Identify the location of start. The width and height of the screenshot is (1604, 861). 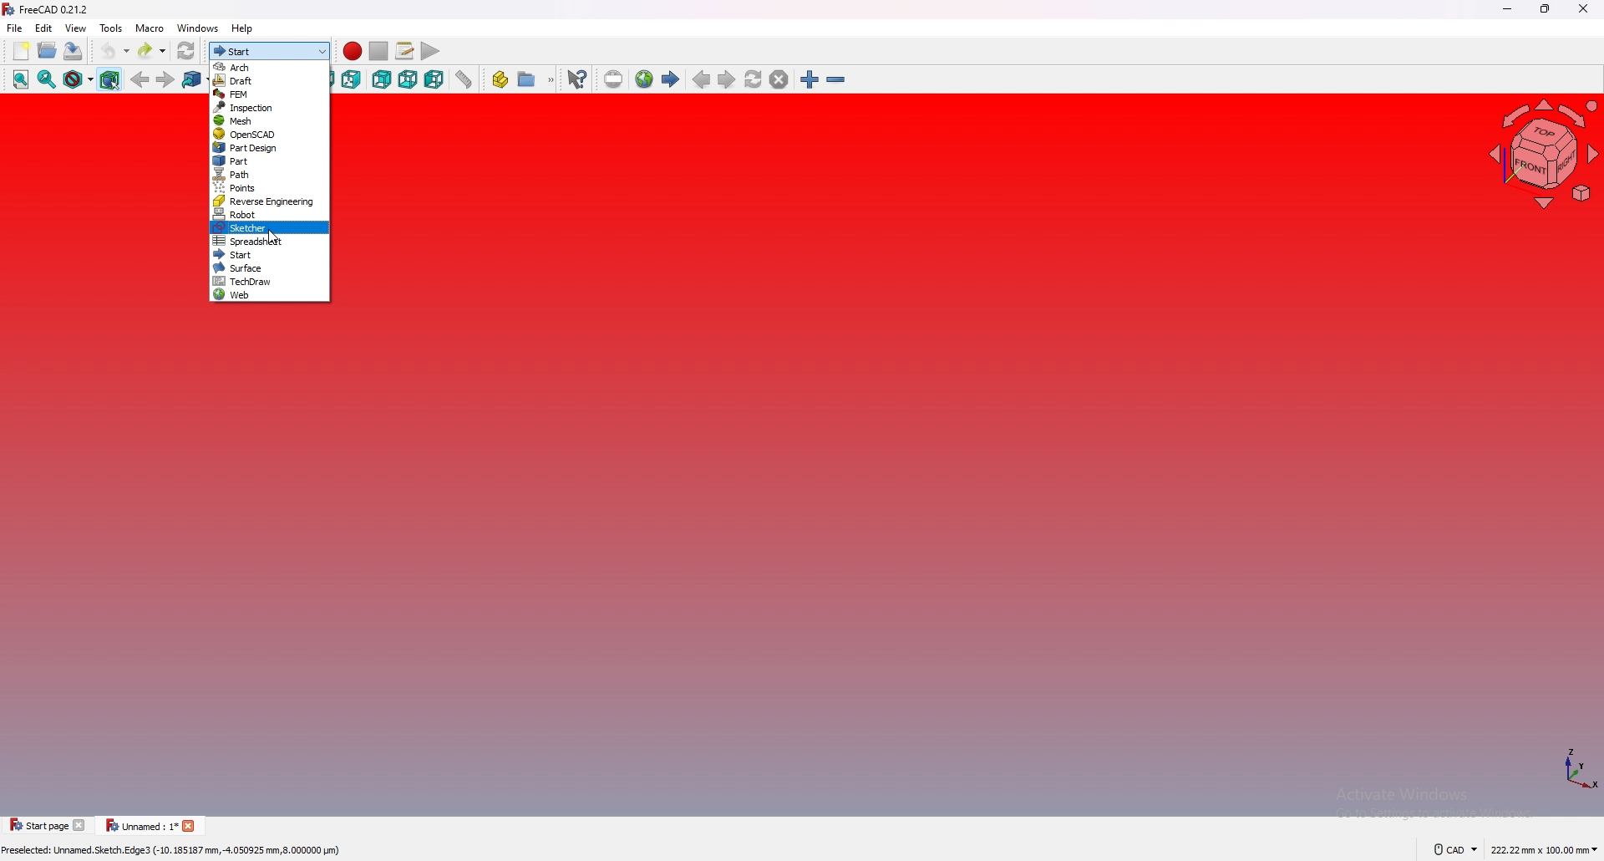
(269, 255).